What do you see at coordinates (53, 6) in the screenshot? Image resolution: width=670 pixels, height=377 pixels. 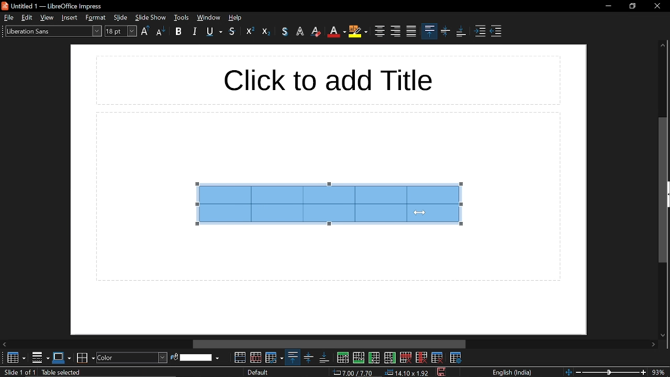 I see `untitled 1 - libreoffice impress` at bounding box center [53, 6].